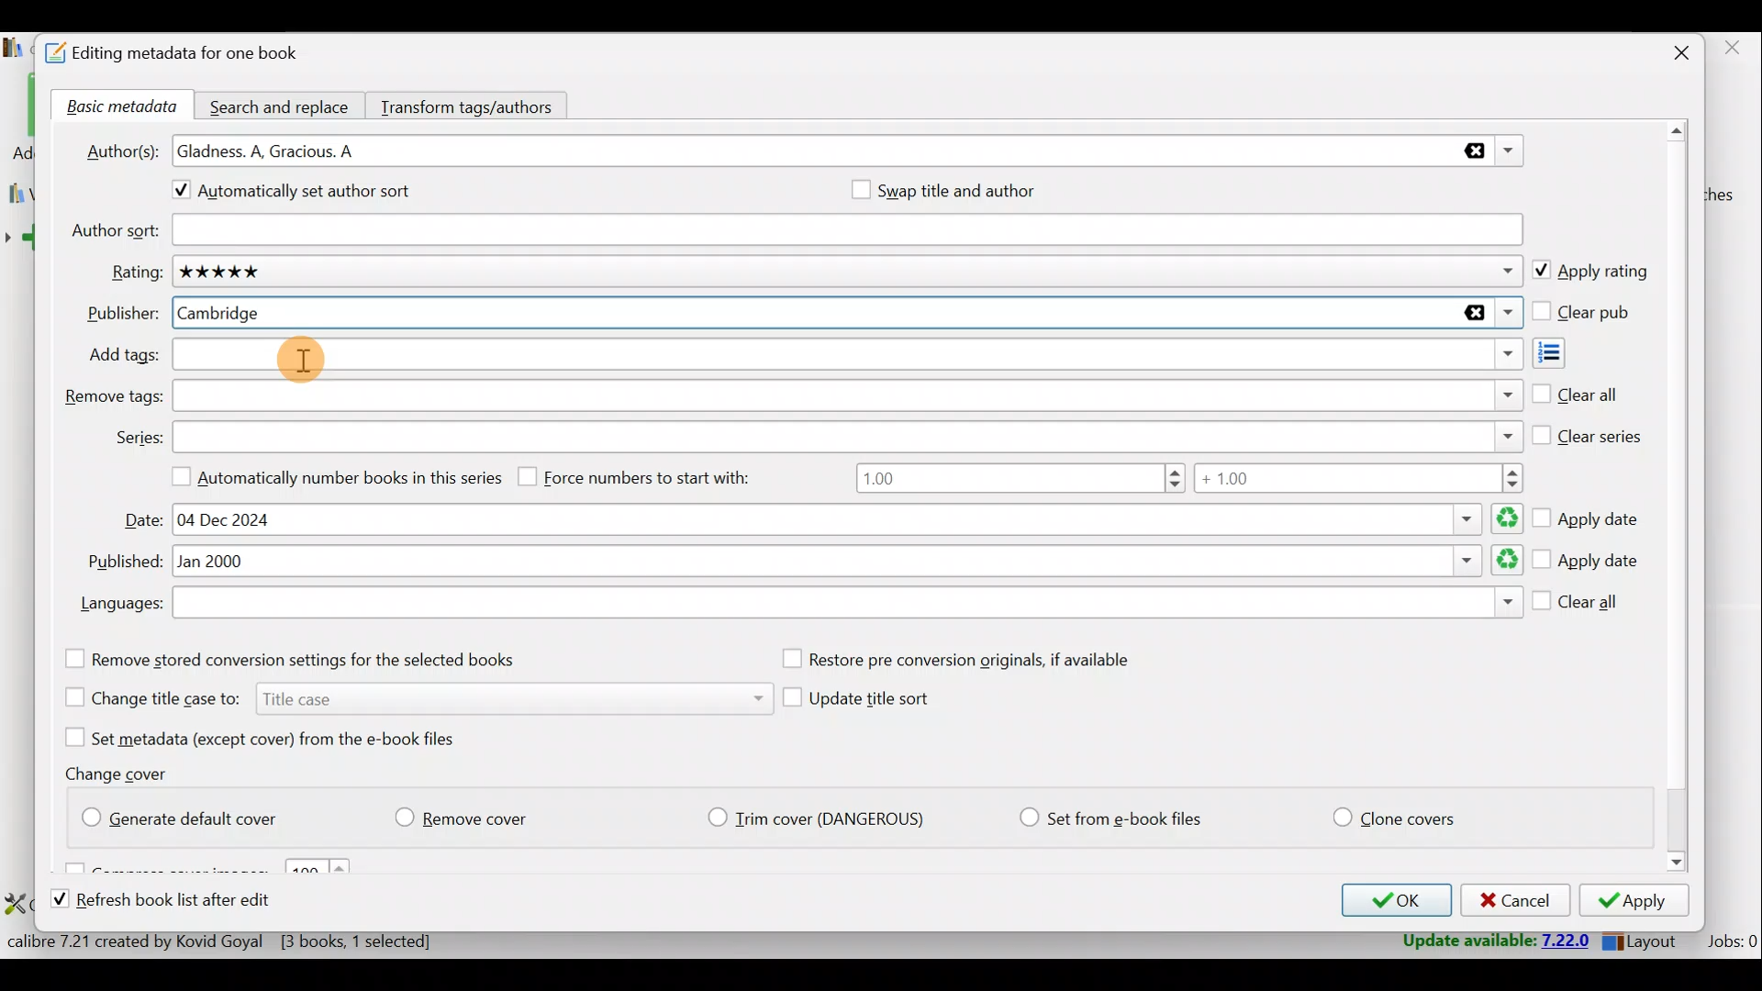 Image resolution: width=1762 pixels, height=991 pixels. I want to click on Author sort, so click(846, 231).